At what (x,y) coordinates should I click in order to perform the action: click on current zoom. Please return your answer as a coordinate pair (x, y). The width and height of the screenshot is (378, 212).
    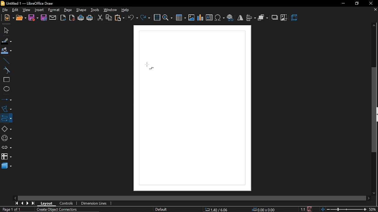
    Looking at the image, I should click on (373, 209).